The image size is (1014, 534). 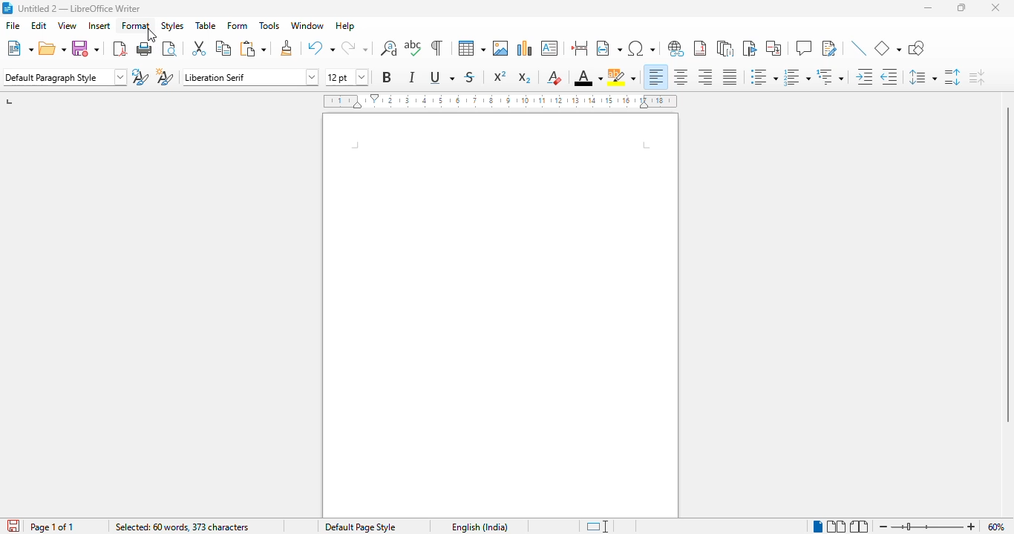 I want to click on font color, so click(x=588, y=79).